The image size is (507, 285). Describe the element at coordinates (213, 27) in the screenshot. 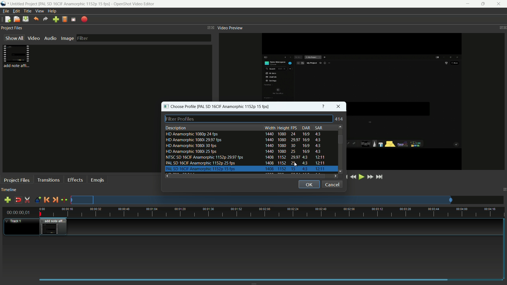

I see `close project files` at that location.